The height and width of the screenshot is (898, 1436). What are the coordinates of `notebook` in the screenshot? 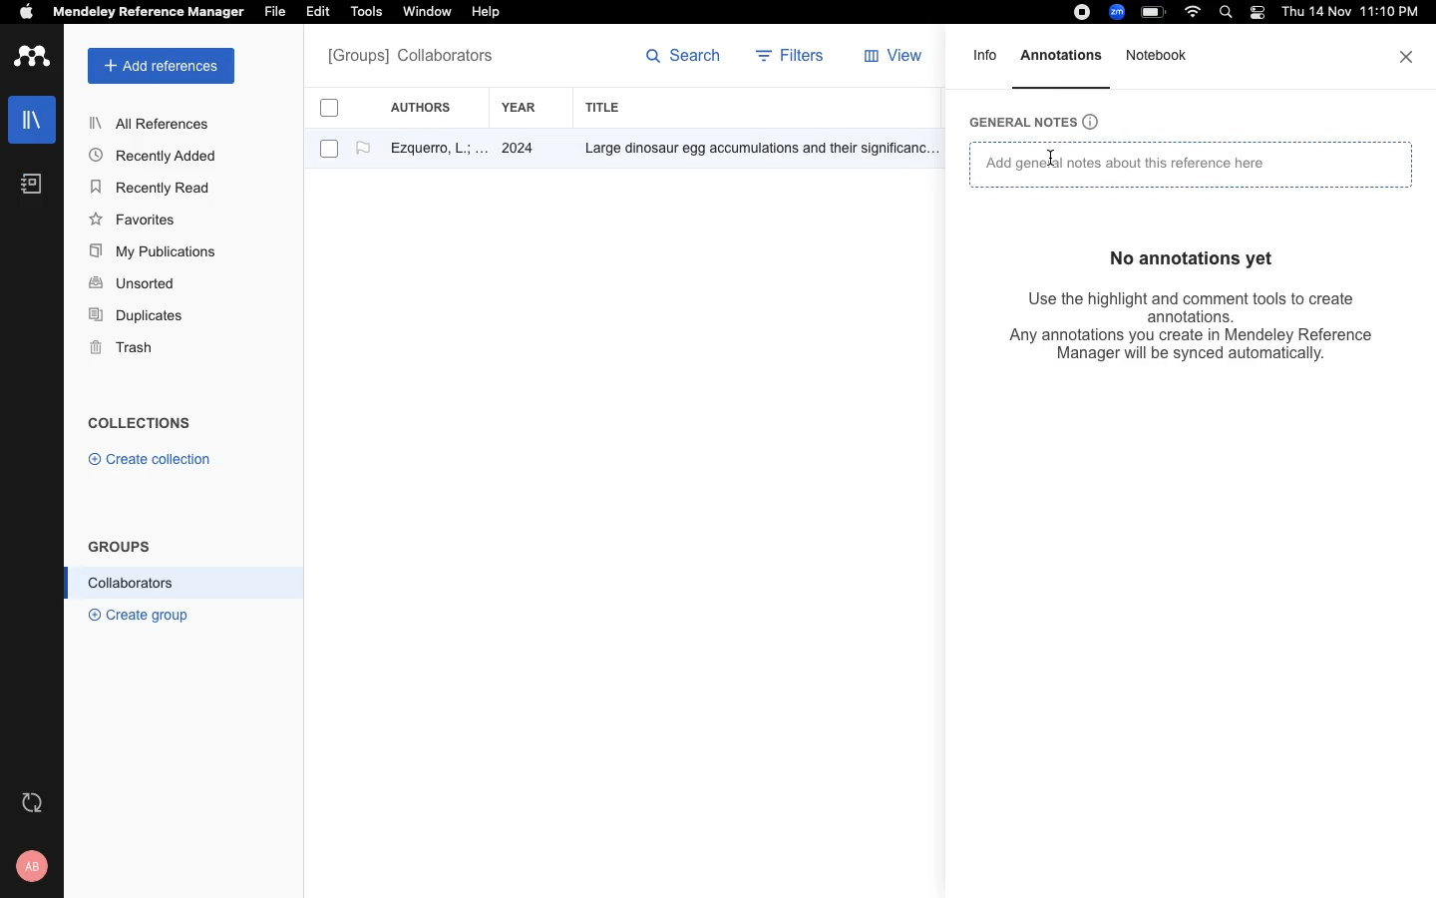 It's located at (1160, 66).